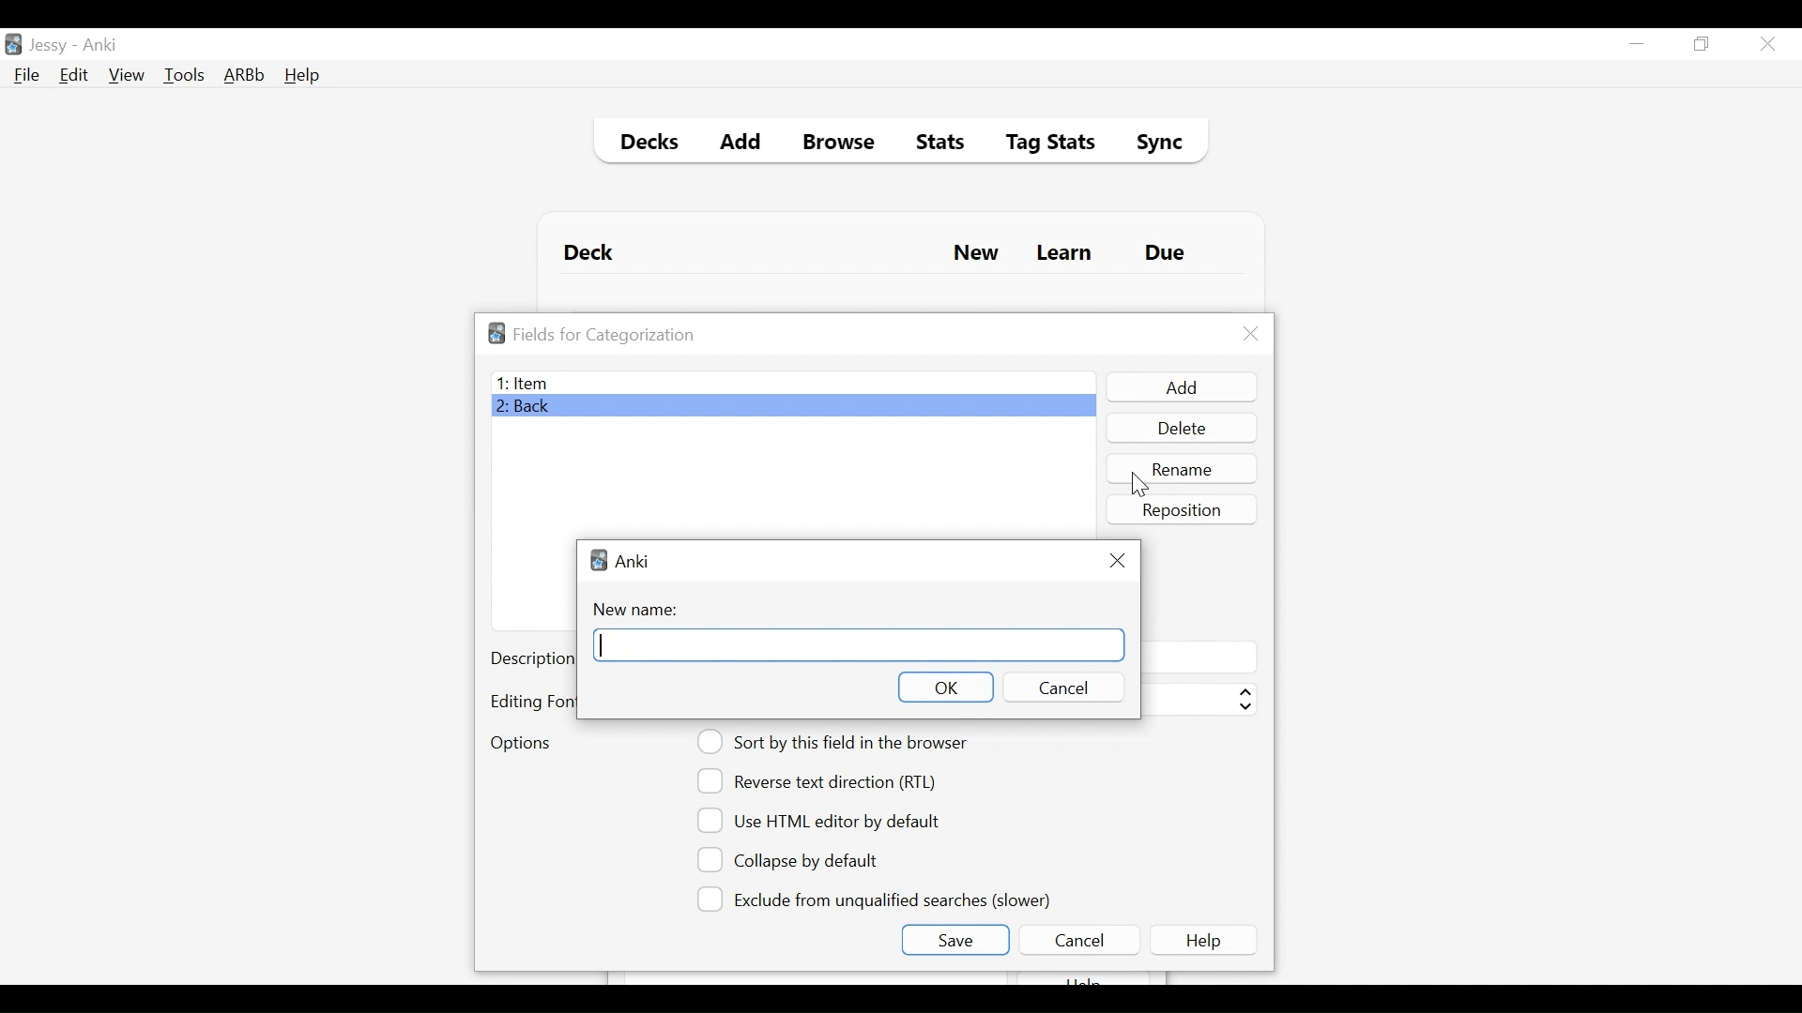  What do you see at coordinates (741, 144) in the screenshot?
I see `Add` at bounding box center [741, 144].